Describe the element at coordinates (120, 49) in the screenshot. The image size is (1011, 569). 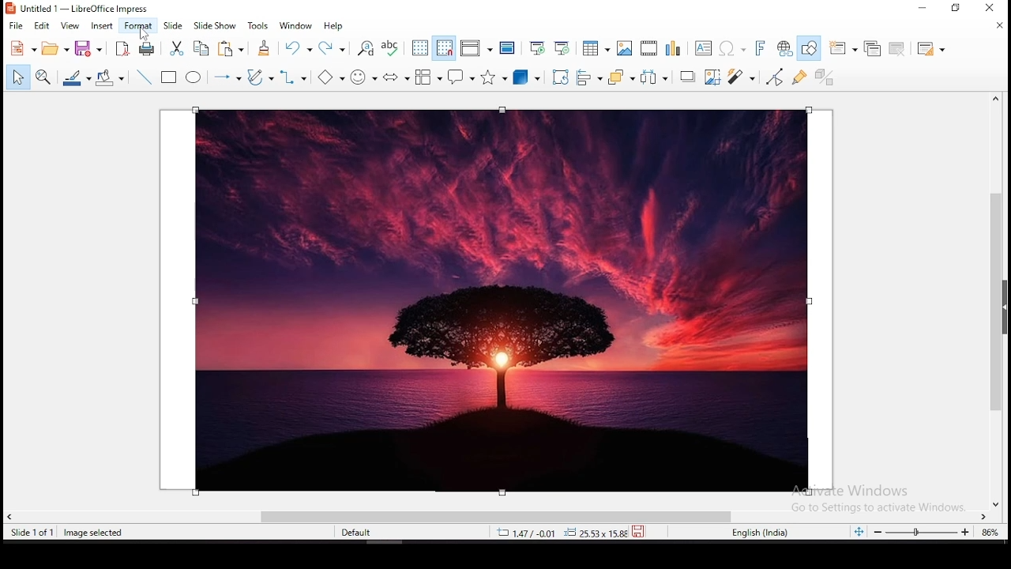
I see `export directly as pdf` at that location.